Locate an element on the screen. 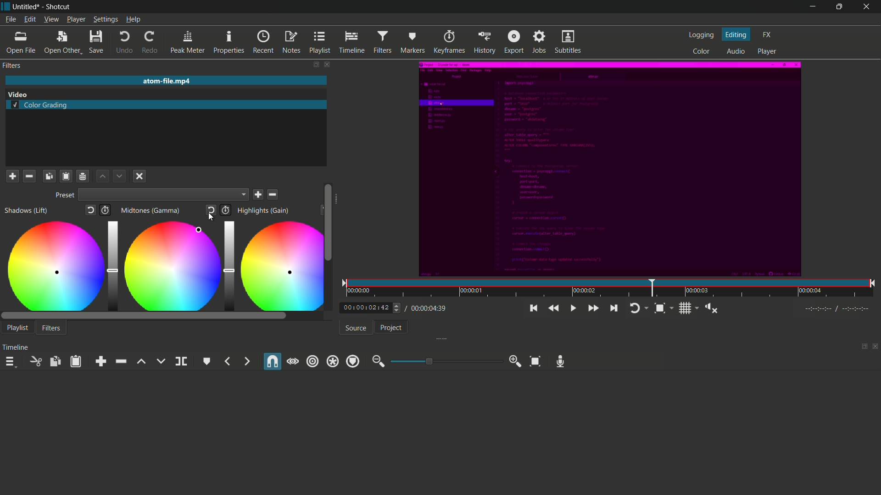 The image size is (881, 495). timeline is located at coordinates (351, 42).